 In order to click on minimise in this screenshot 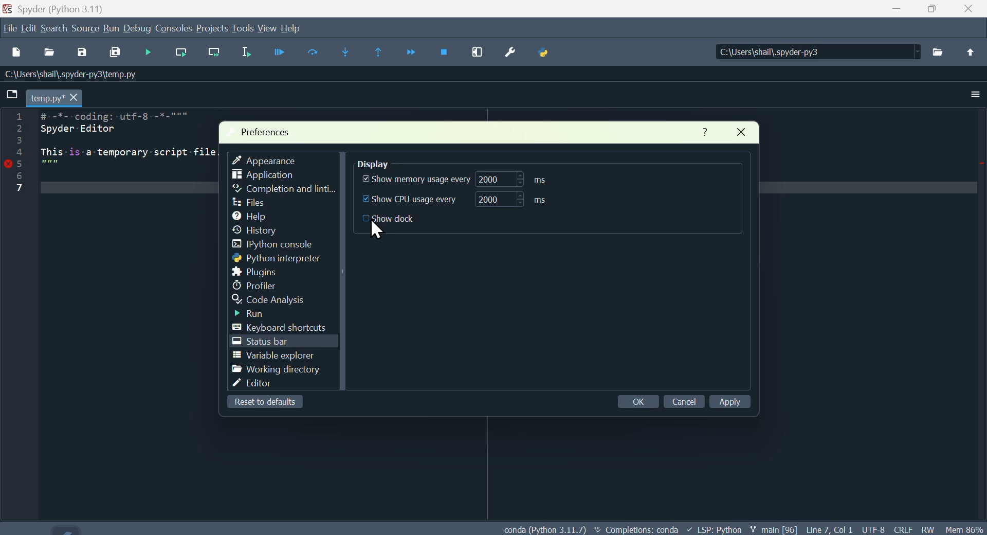, I will do `click(902, 12)`.